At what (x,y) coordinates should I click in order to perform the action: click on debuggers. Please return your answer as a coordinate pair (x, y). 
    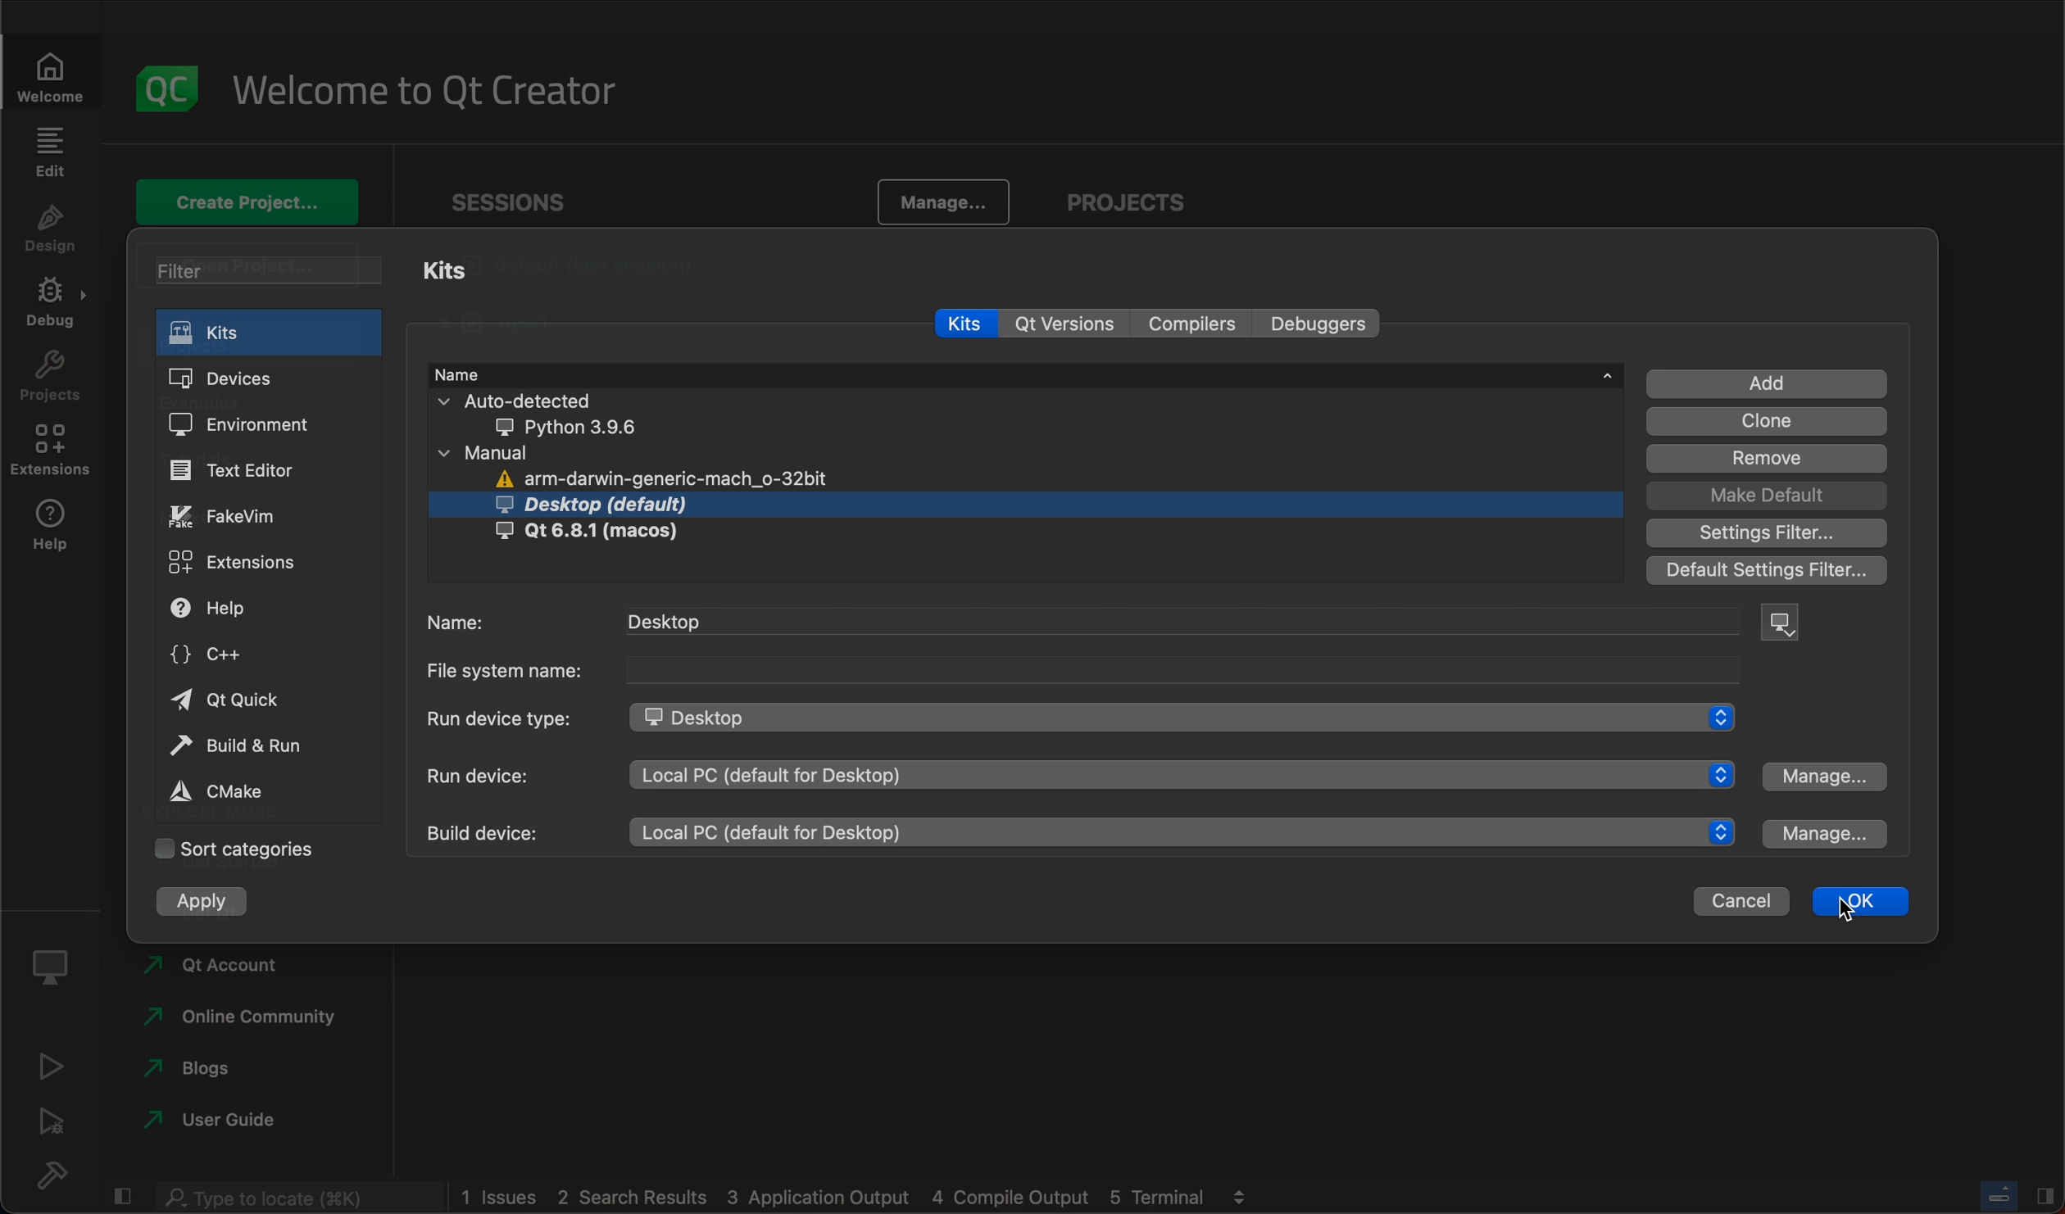
    Looking at the image, I should click on (1319, 324).